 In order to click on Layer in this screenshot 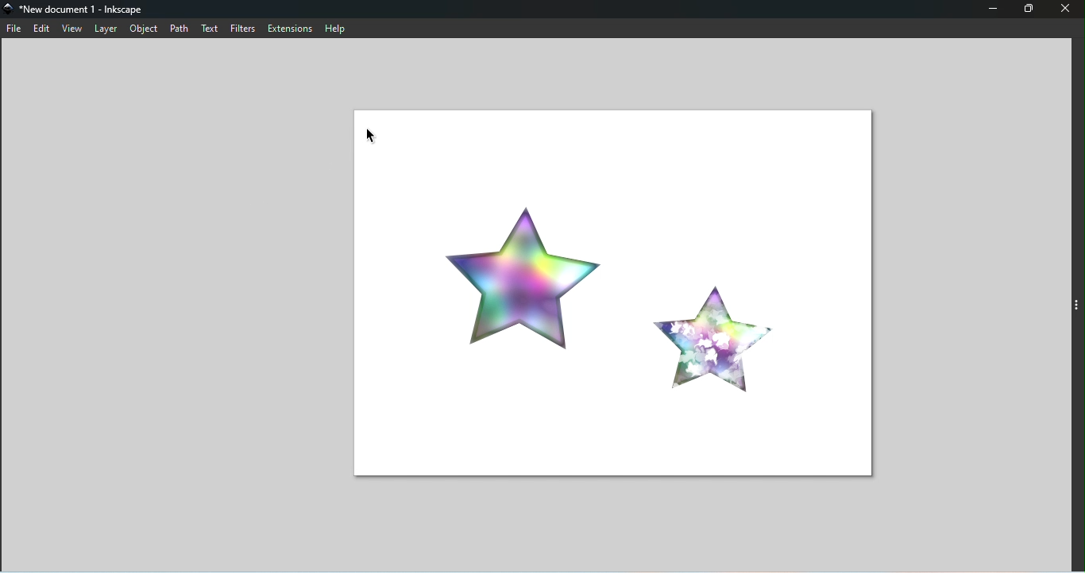, I will do `click(105, 29)`.